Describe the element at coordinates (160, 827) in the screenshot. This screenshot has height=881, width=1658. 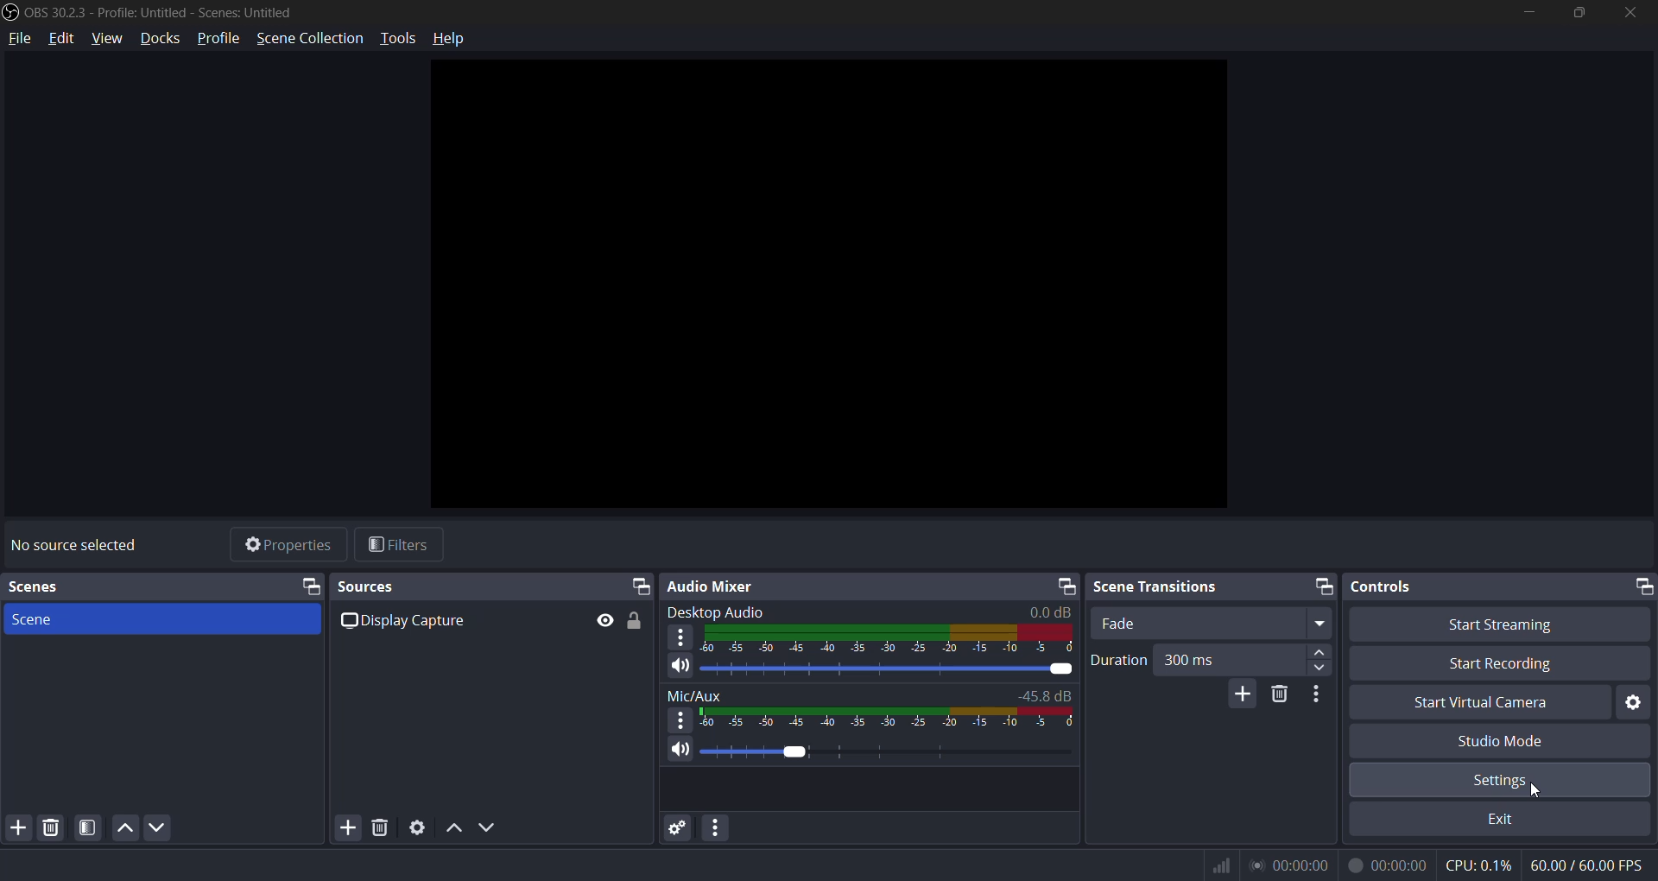
I see `move down` at that location.